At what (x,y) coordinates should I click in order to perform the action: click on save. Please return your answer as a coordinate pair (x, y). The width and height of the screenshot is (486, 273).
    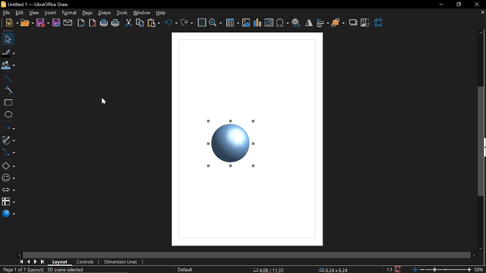
    Looking at the image, I should click on (399, 269).